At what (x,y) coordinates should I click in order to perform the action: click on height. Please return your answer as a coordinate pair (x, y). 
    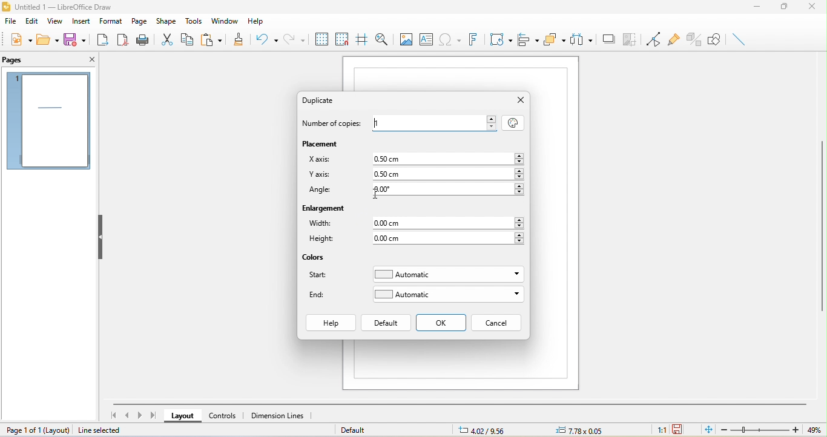
    Looking at the image, I should click on (326, 240).